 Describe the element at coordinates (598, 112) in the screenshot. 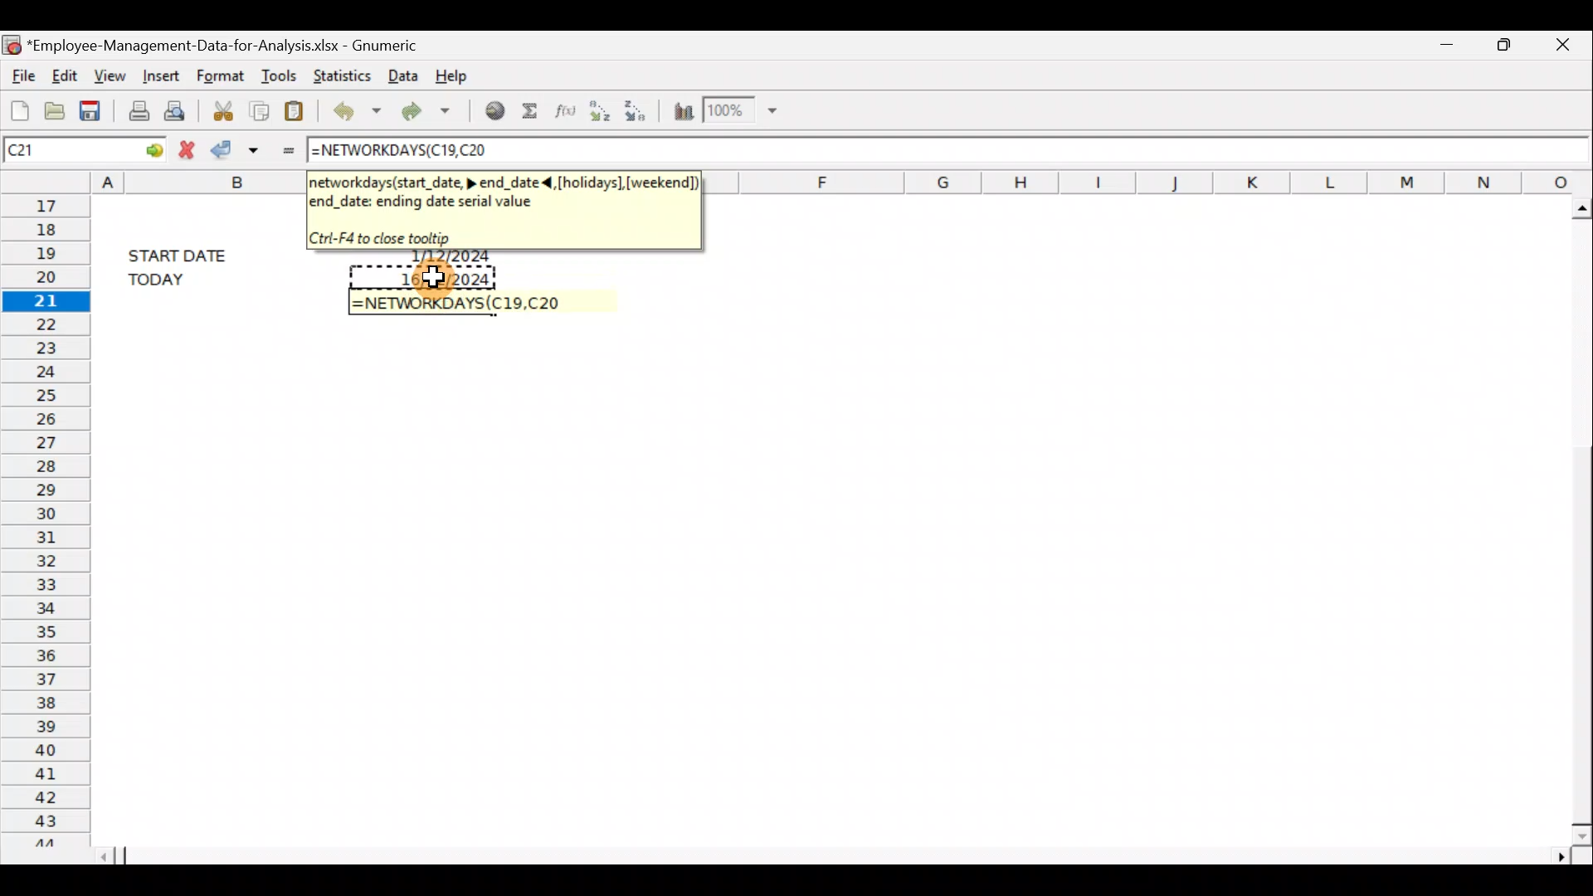

I see `Sort in Ascending order` at that location.